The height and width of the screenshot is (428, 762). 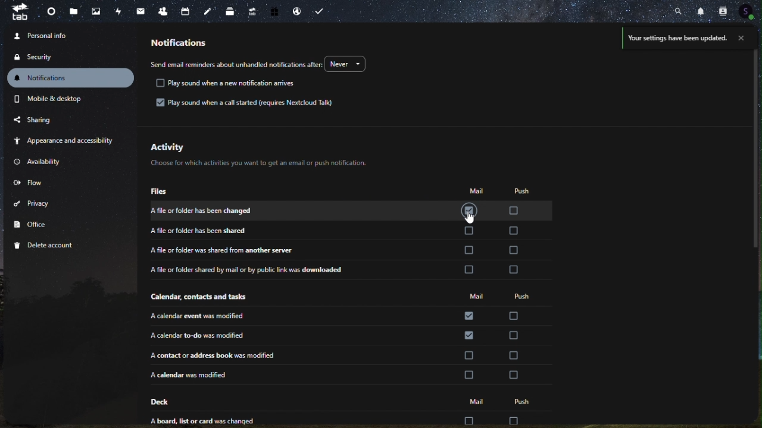 What do you see at coordinates (513, 250) in the screenshot?
I see `check box` at bounding box center [513, 250].